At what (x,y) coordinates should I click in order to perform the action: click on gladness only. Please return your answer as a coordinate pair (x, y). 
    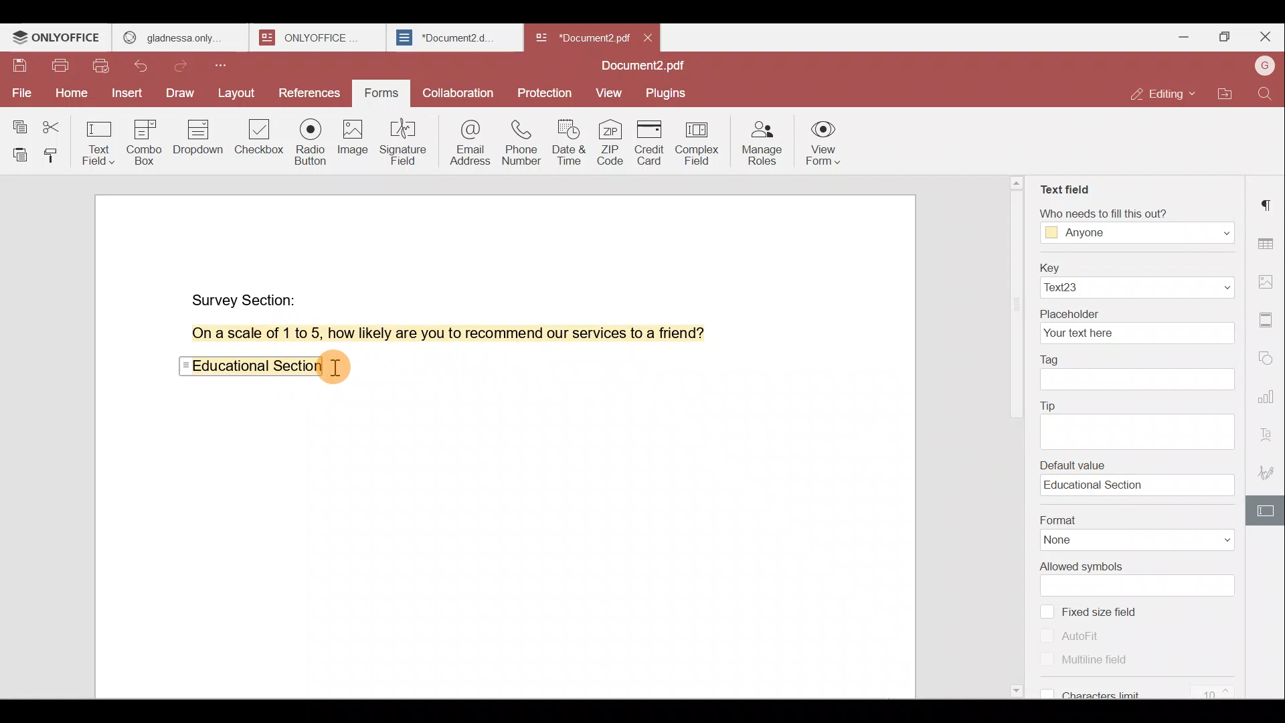
    Looking at the image, I should click on (180, 37).